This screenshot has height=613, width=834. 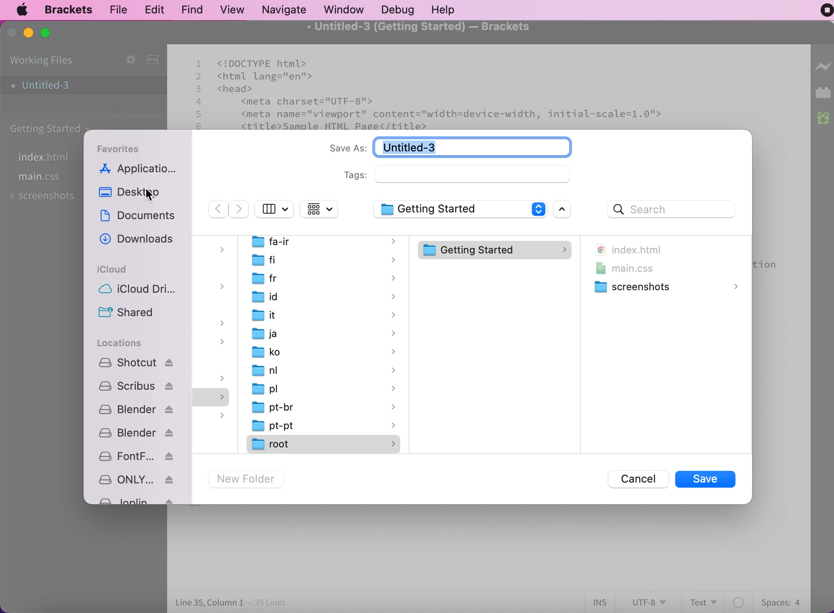 I want to click on next, so click(x=240, y=208).